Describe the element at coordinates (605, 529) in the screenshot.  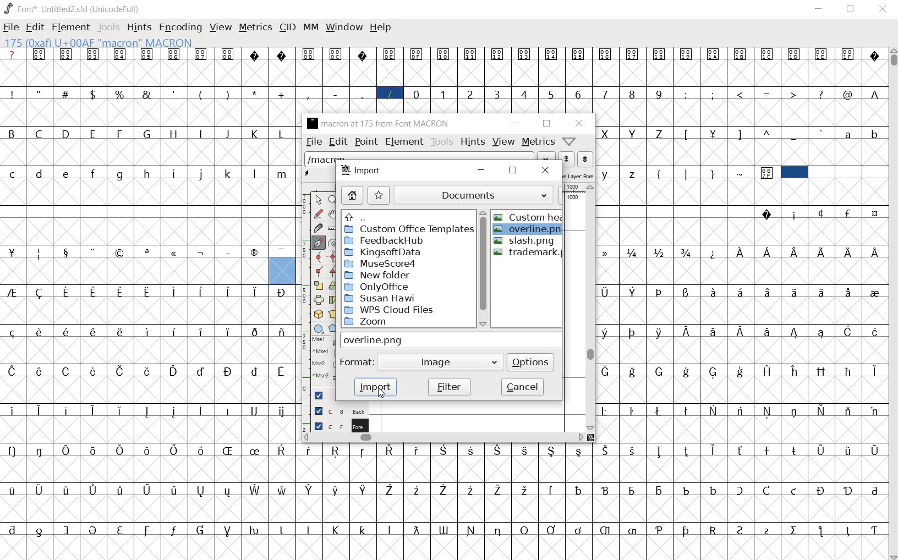
I see `Symbol` at that location.